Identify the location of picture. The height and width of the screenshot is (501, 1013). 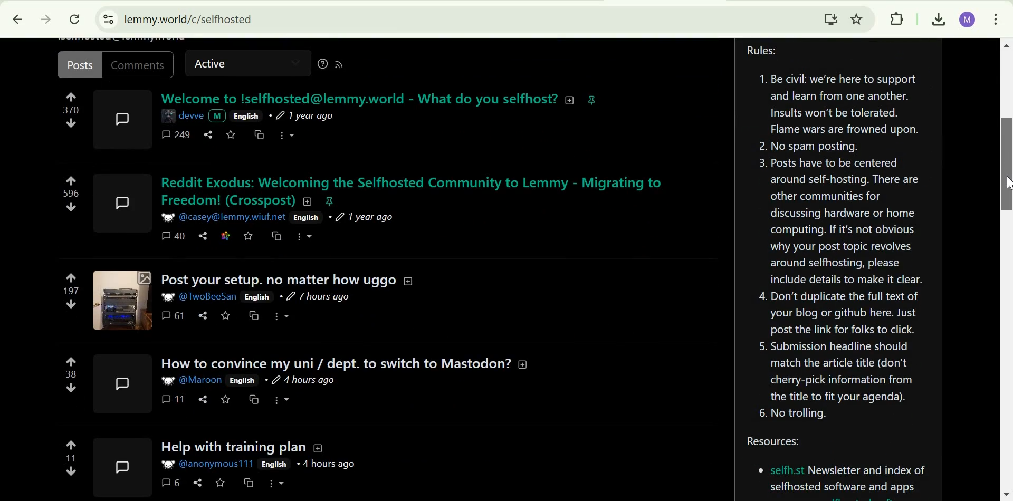
(168, 297).